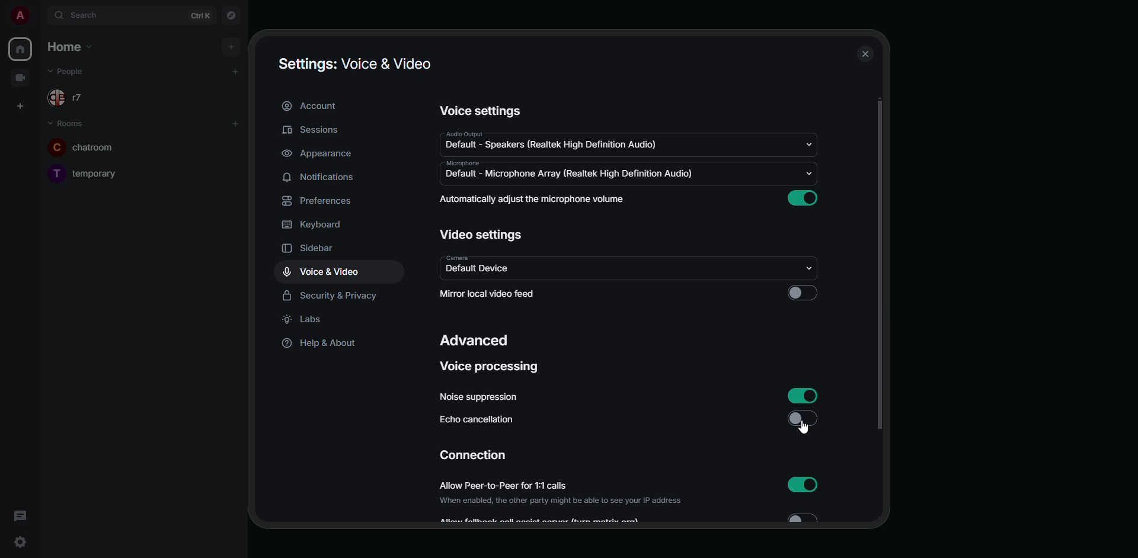 The height and width of the screenshot is (558, 1138). I want to click on settings voice & video, so click(353, 63).